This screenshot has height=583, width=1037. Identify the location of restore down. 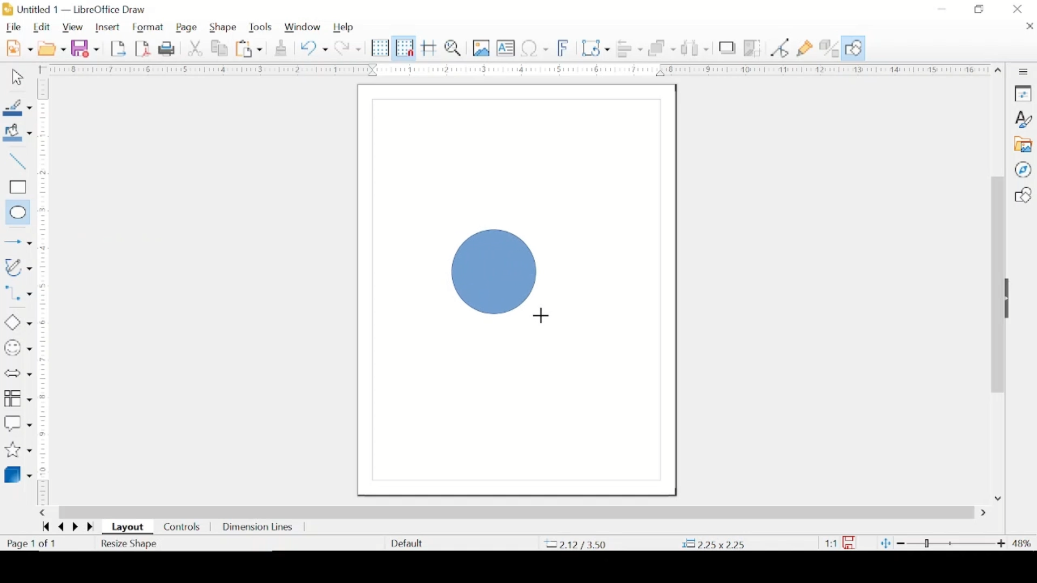
(980, 9).